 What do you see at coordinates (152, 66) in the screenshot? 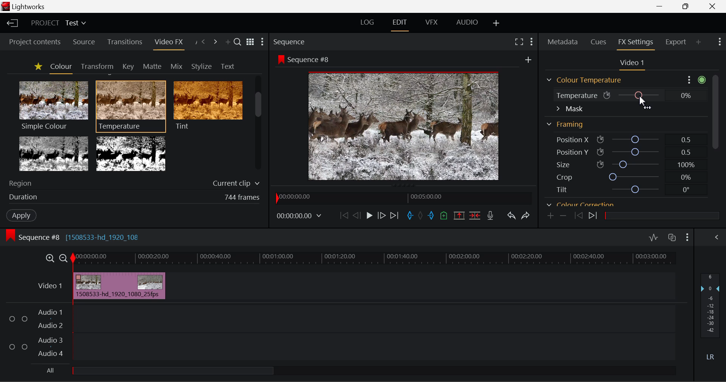
I see `Matte` at bounding box center [152, 66].